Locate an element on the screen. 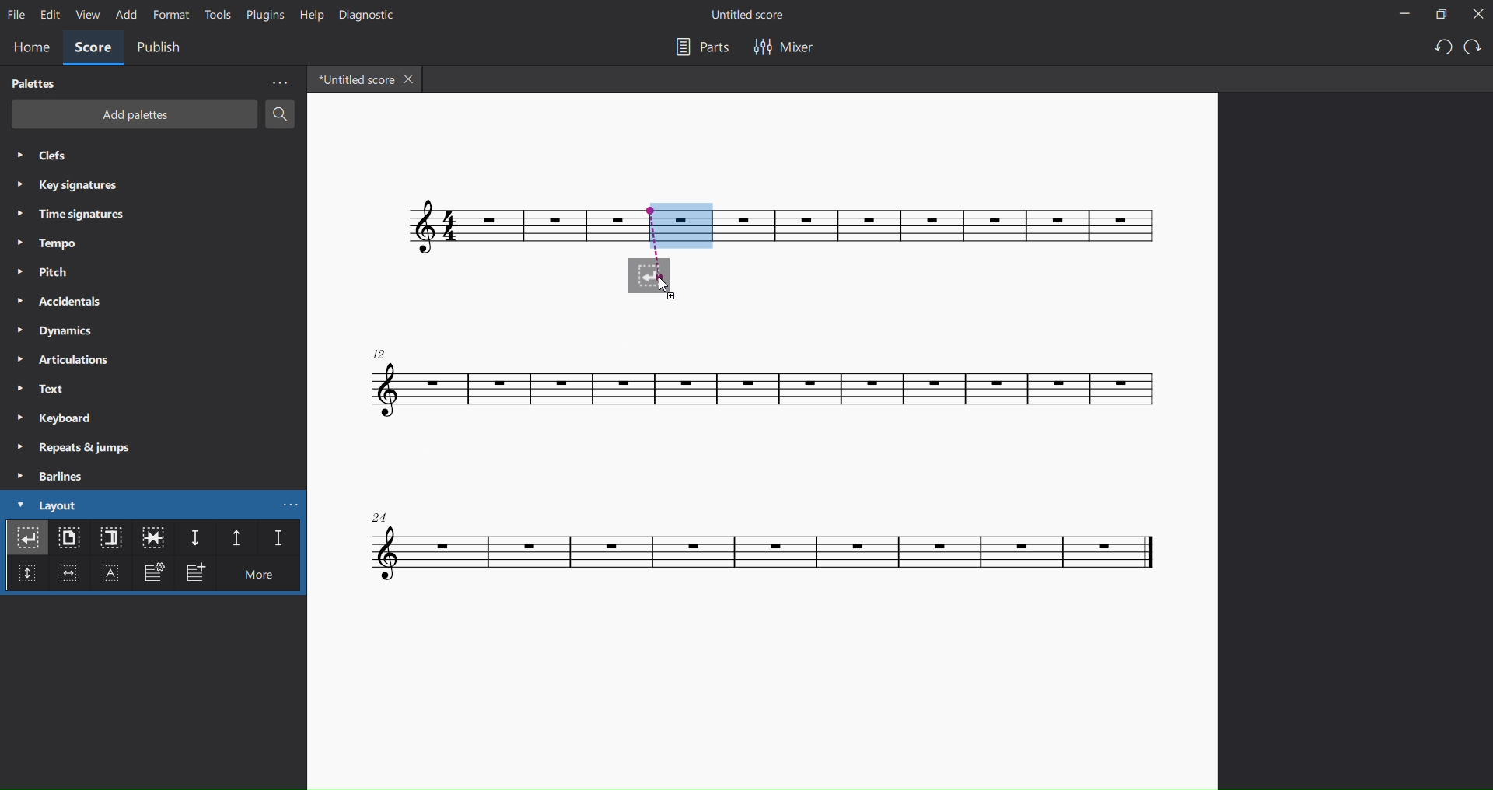 The width and height of the screenshot is (1493, 790). diagnostic is located at coordinates (365, 15).